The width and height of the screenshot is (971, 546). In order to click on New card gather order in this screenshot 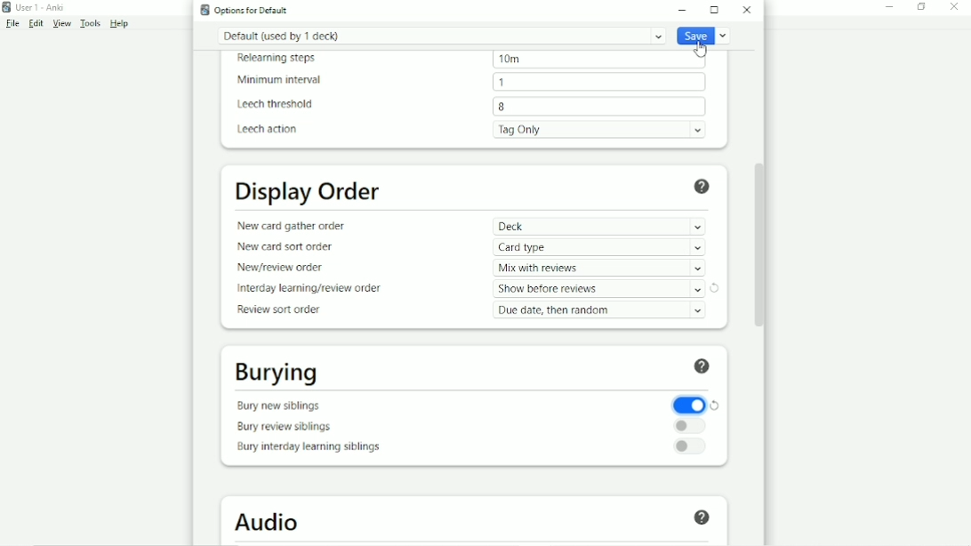, I will do `click(293, 226)`.